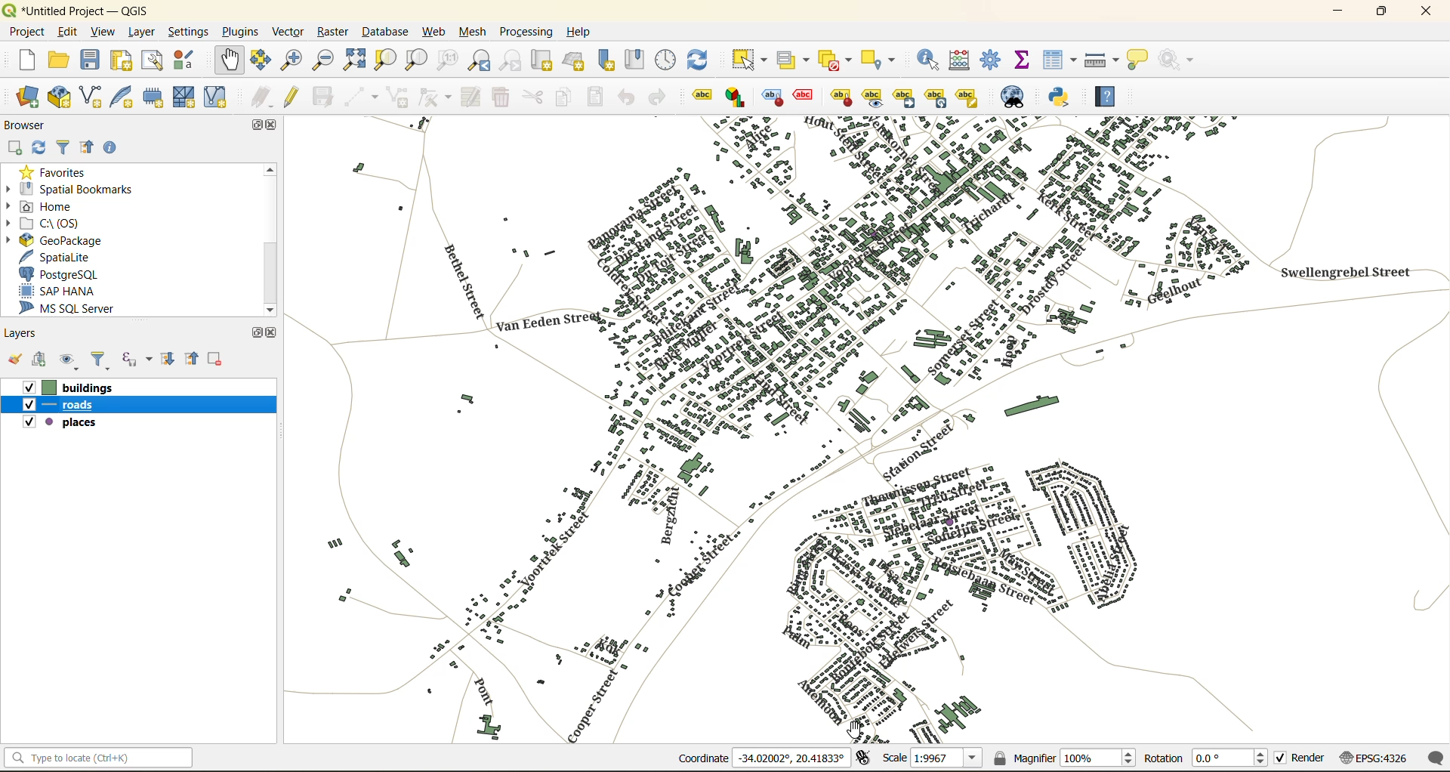 This screenshot has width=1450, height=772. What do you see at coordinates (27, 128) in the screenshot?
I see `browser` at bounding box center [27, 128].